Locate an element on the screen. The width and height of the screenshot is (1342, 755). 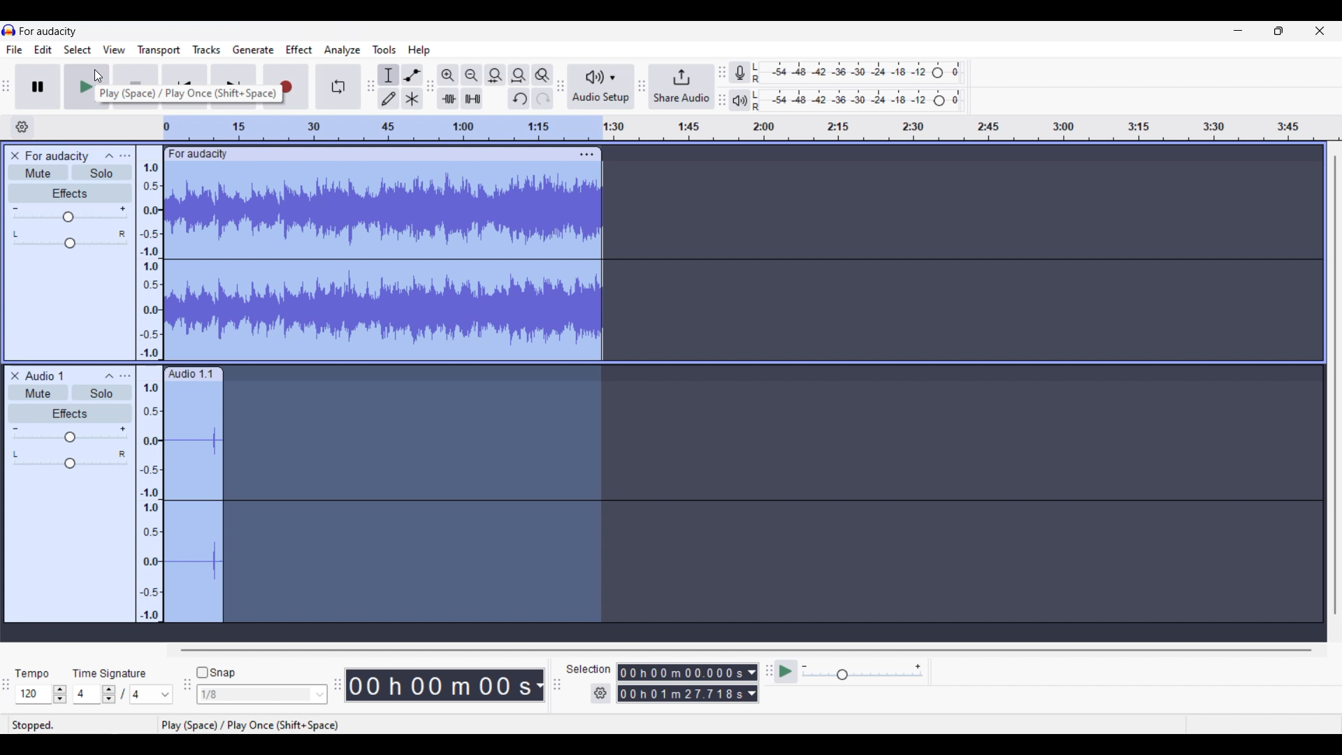
Selection duration is located at coordinates (681, 684).